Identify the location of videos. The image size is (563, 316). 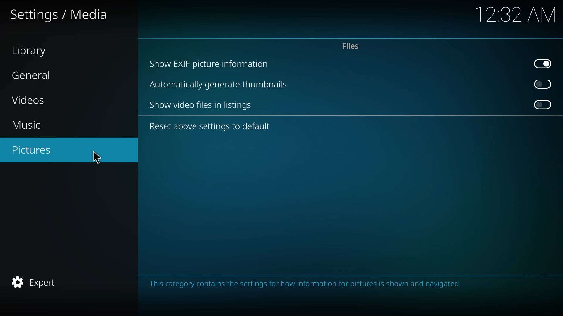
(31, 99).